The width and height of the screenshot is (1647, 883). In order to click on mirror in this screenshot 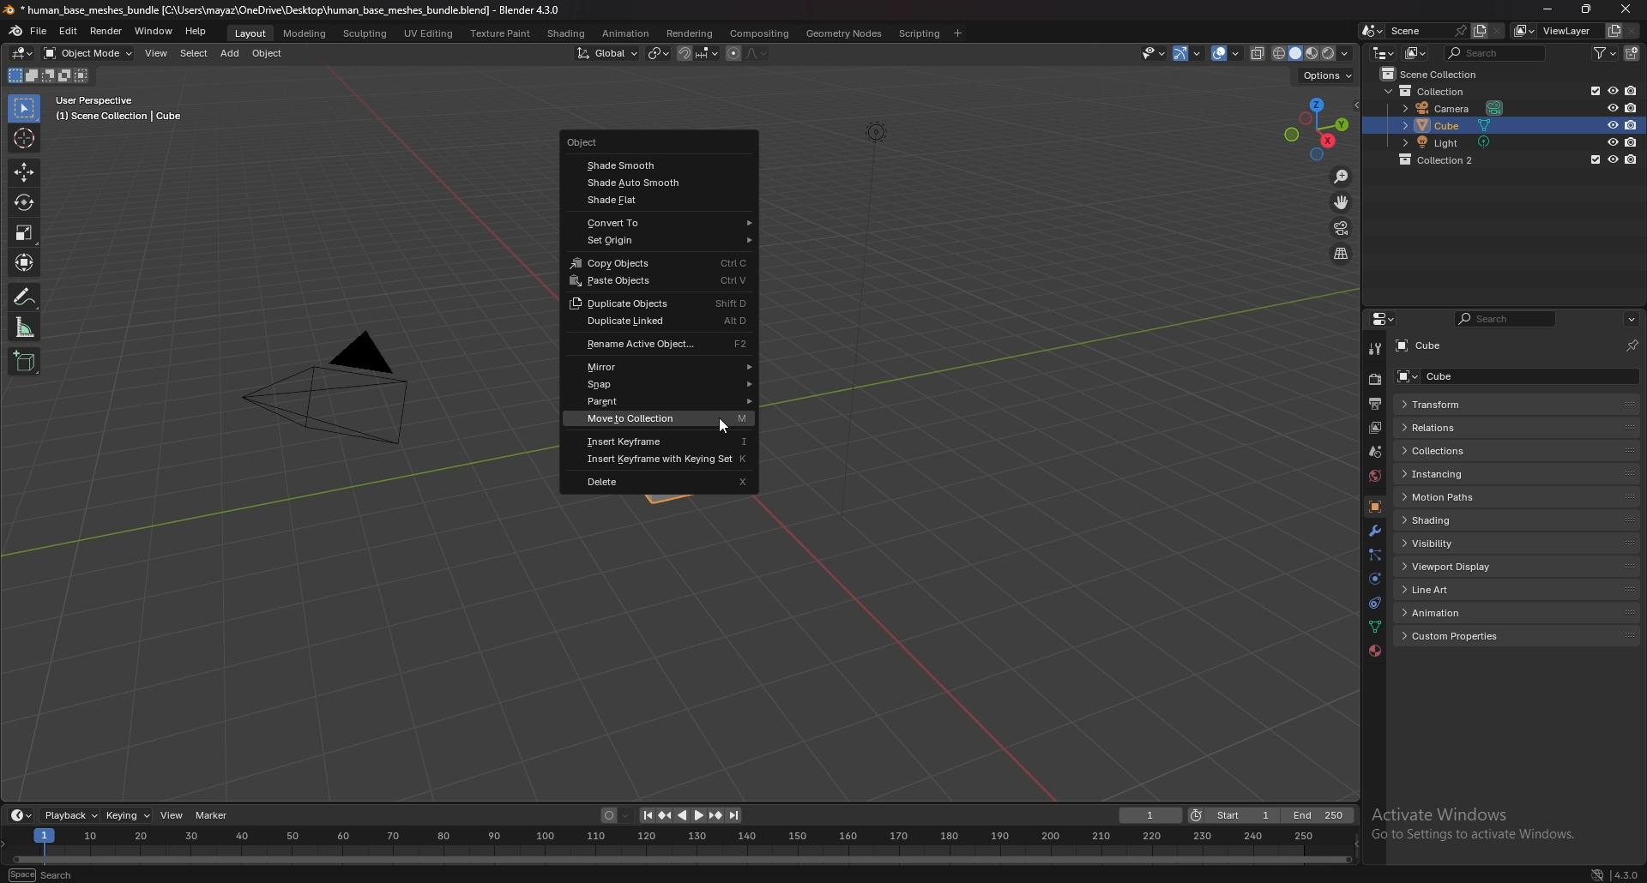, I will do `click(661, 367)`.